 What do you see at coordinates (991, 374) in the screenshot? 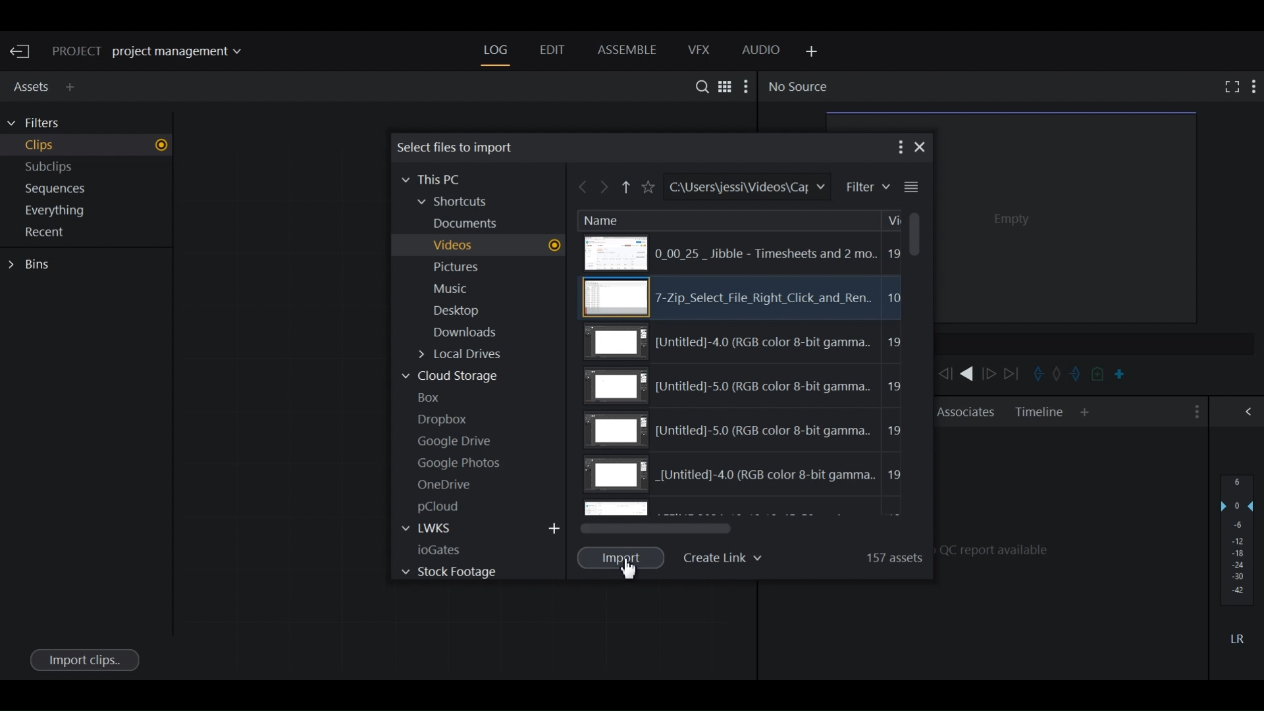
I see `Nudge one frame forward` at bounding box center [991, 374].